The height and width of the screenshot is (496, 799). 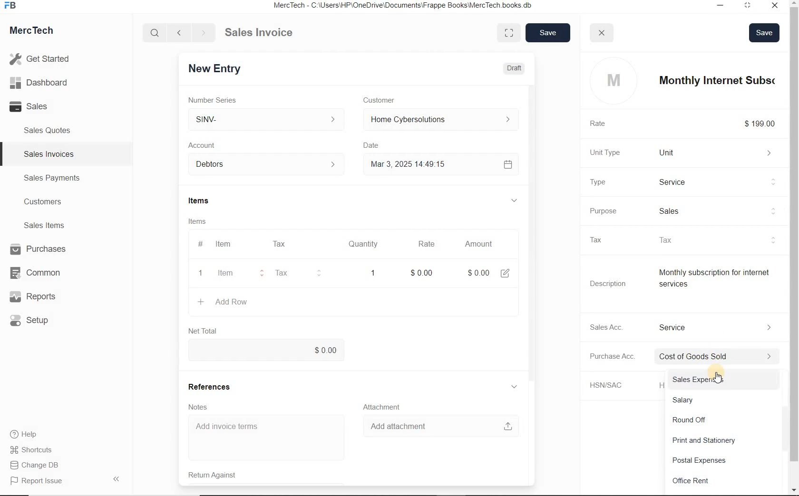 I want to click on Add attachment, so click(x=440, y=426).